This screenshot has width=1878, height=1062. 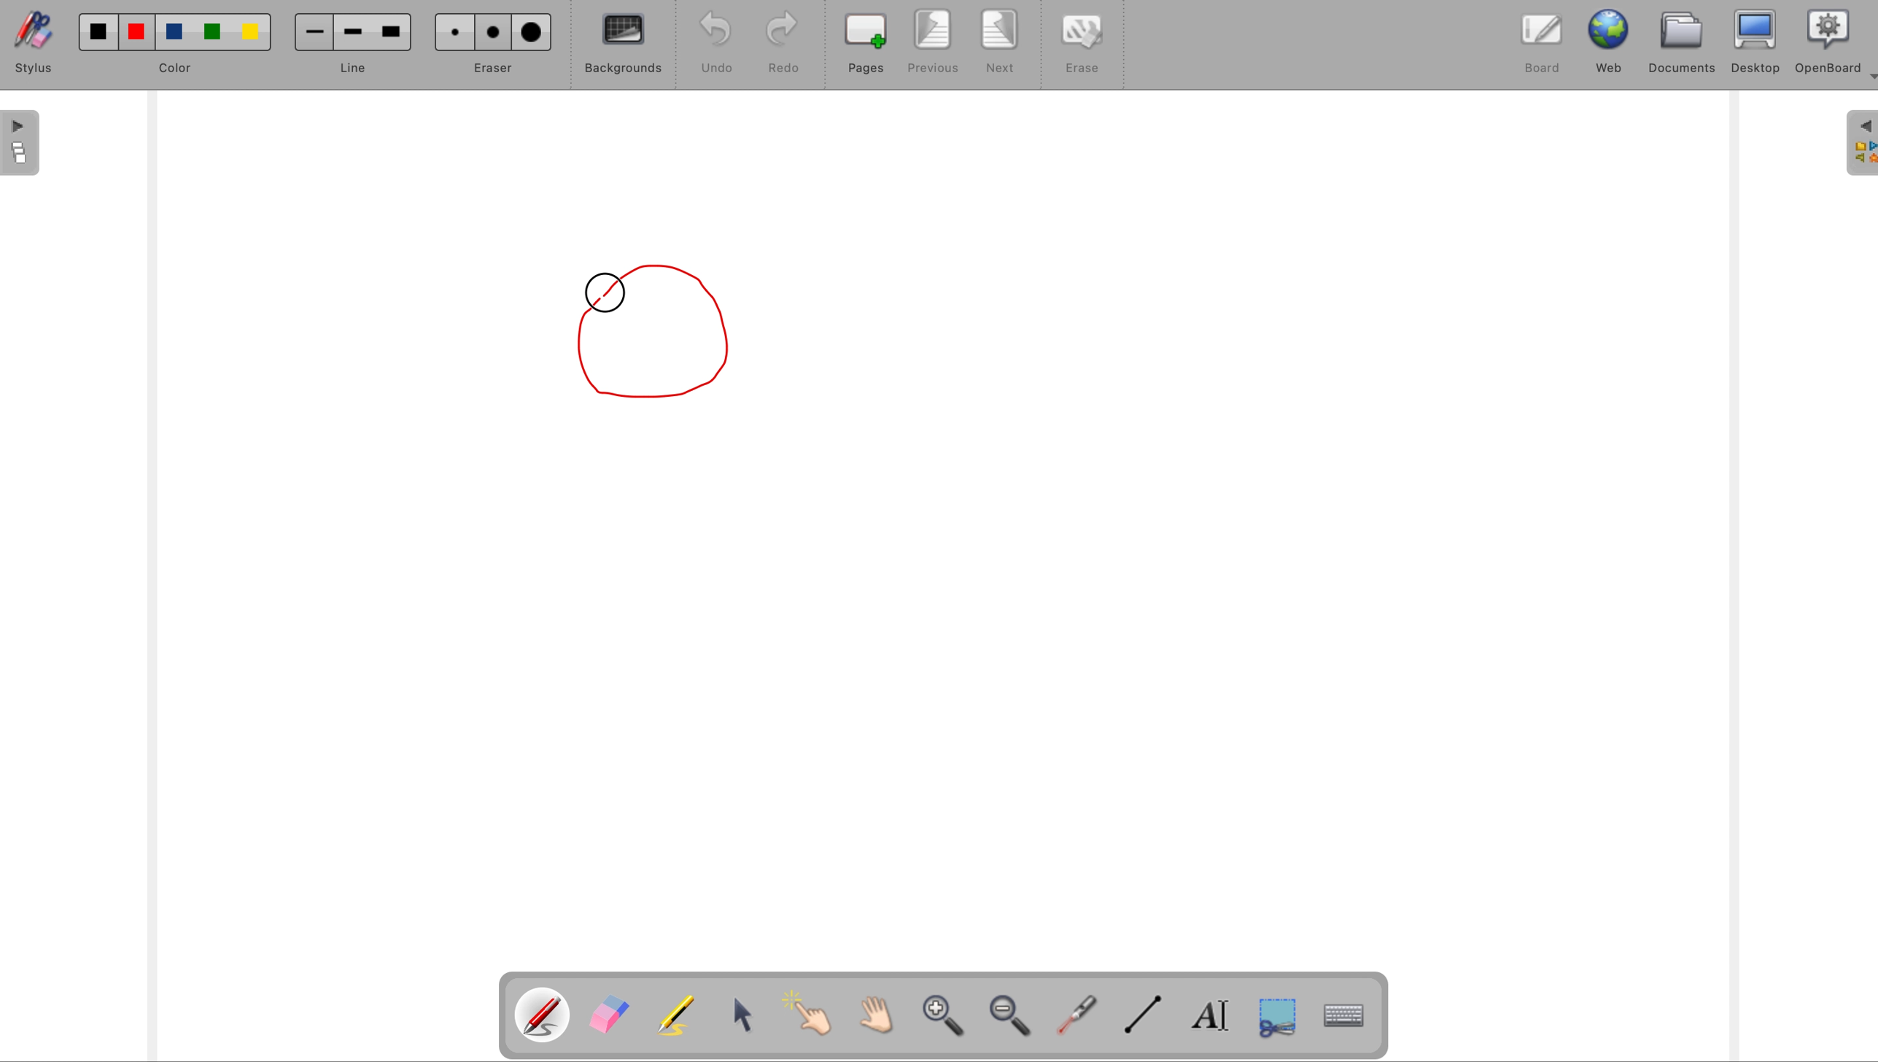 I want to click on redo, so click(x=784, y=44).